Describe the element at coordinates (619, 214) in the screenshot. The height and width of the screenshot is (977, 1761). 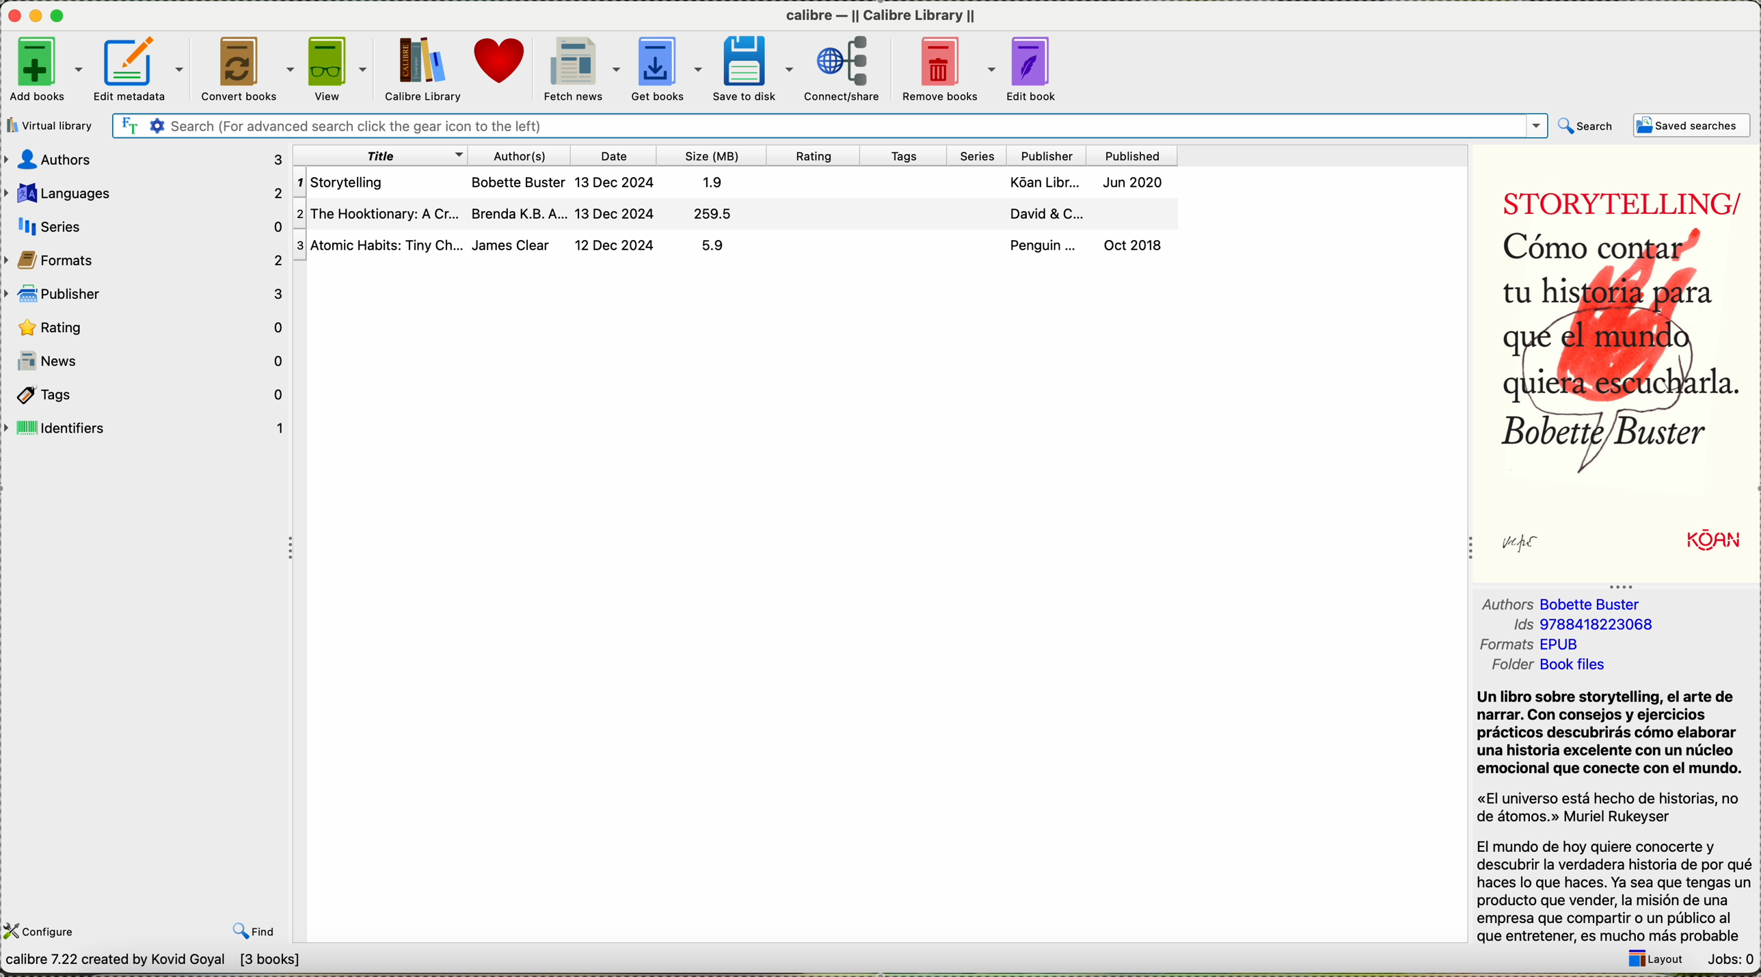
I see `13 Dec 2024` at that location.